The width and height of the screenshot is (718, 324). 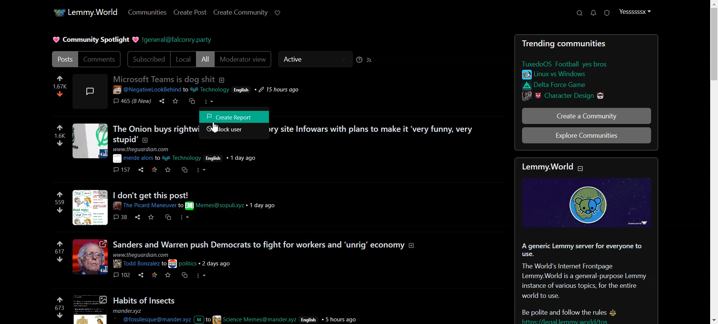 I want to click on Comments, so click(x=101, y=59).